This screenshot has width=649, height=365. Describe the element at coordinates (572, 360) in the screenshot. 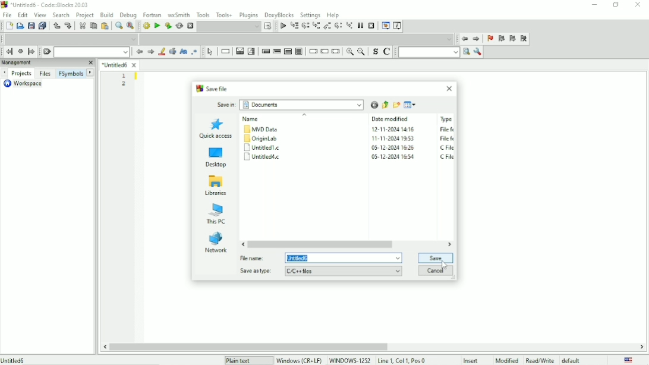

I see `default` at that location.